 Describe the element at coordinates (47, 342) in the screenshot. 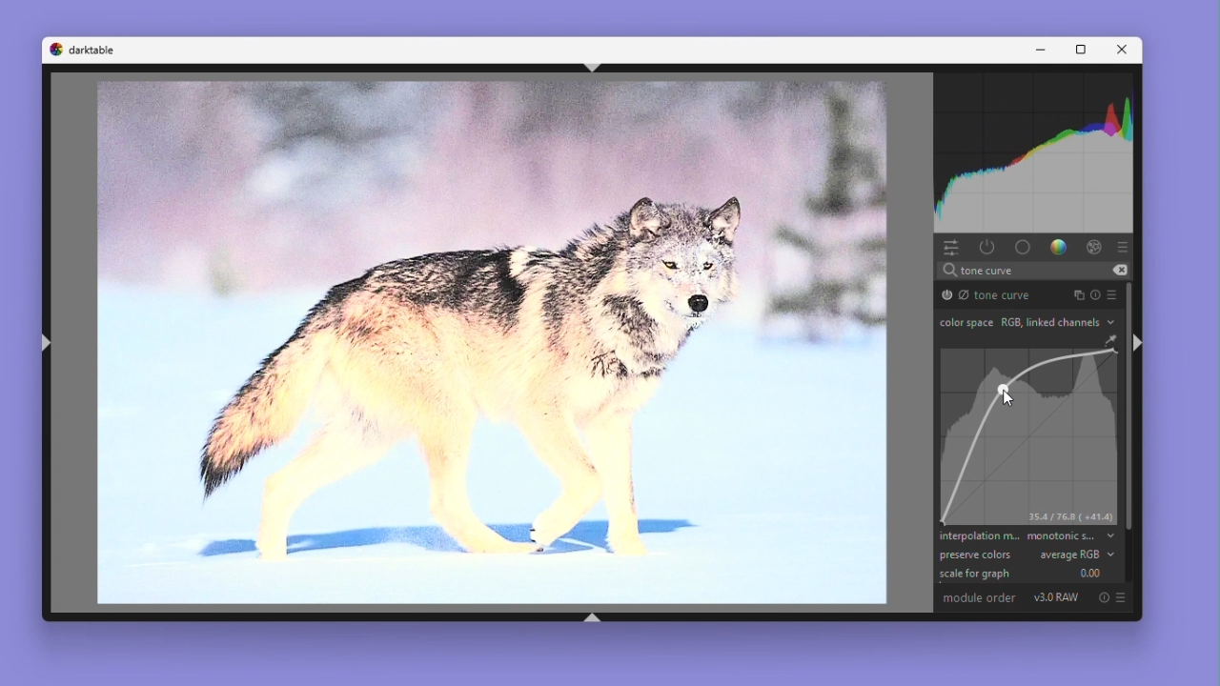

I see `shift+ctrl+l` at that location.